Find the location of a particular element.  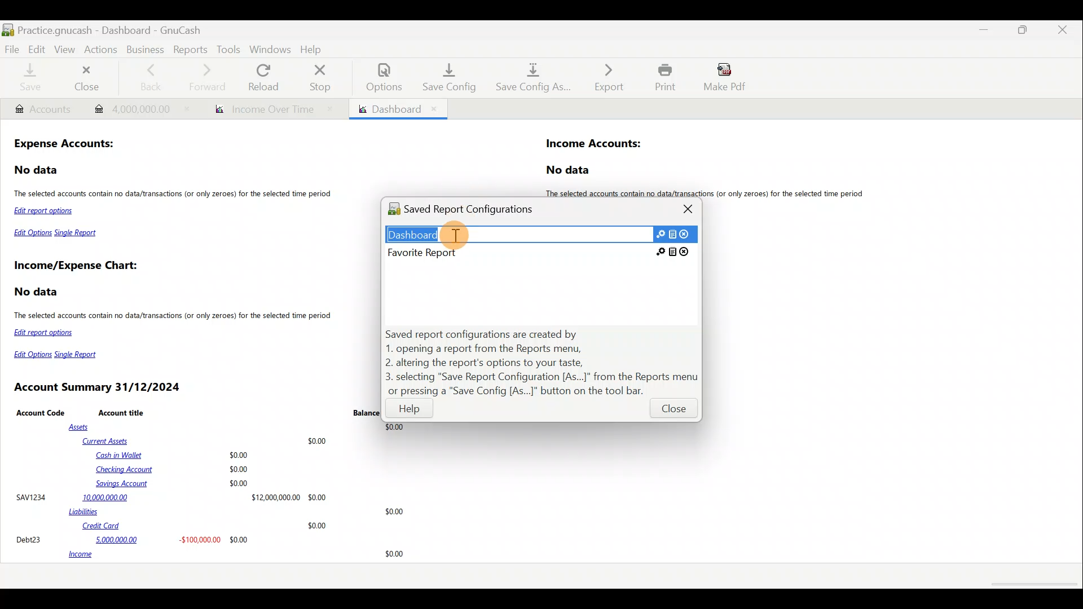

Report is located at coordinates (269, 109).